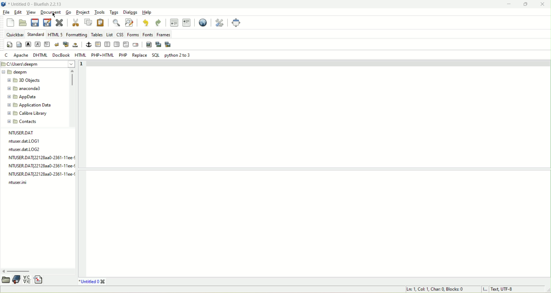 This screenshot has width=551, height=293. Describe the element at coordinates (219, 23) in the screenshot. I see `preferences` at that location.